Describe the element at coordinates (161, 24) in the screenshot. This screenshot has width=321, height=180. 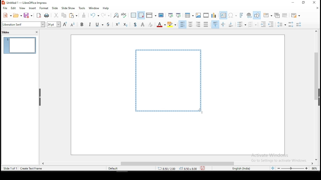
I see `font color` at that location.